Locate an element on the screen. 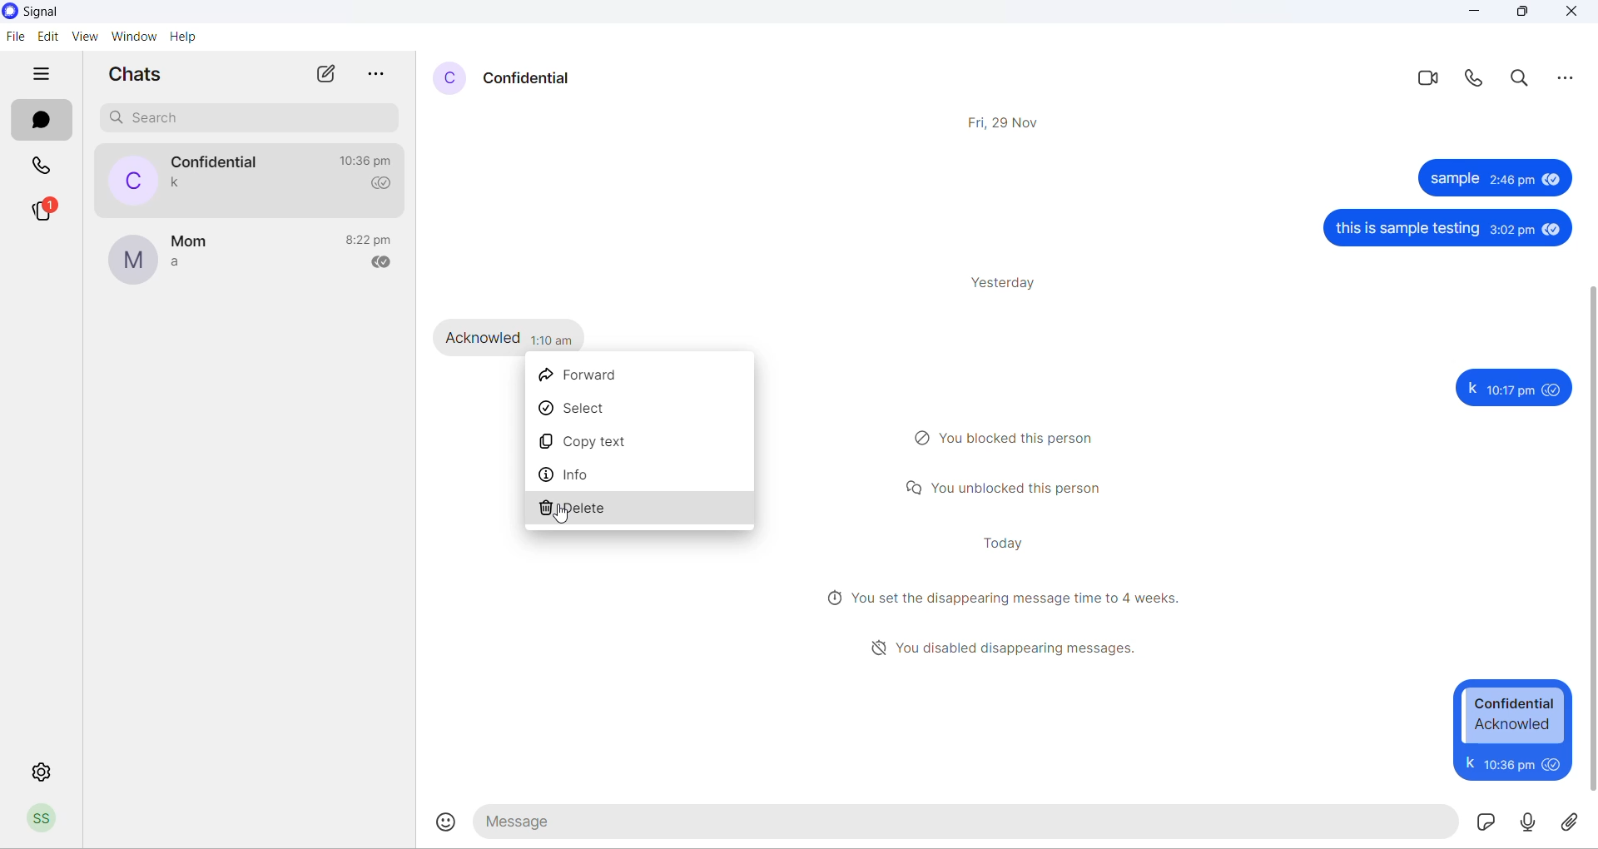 This screenshot has width=1598, height=849. Window is located at coordinates (133, 37).